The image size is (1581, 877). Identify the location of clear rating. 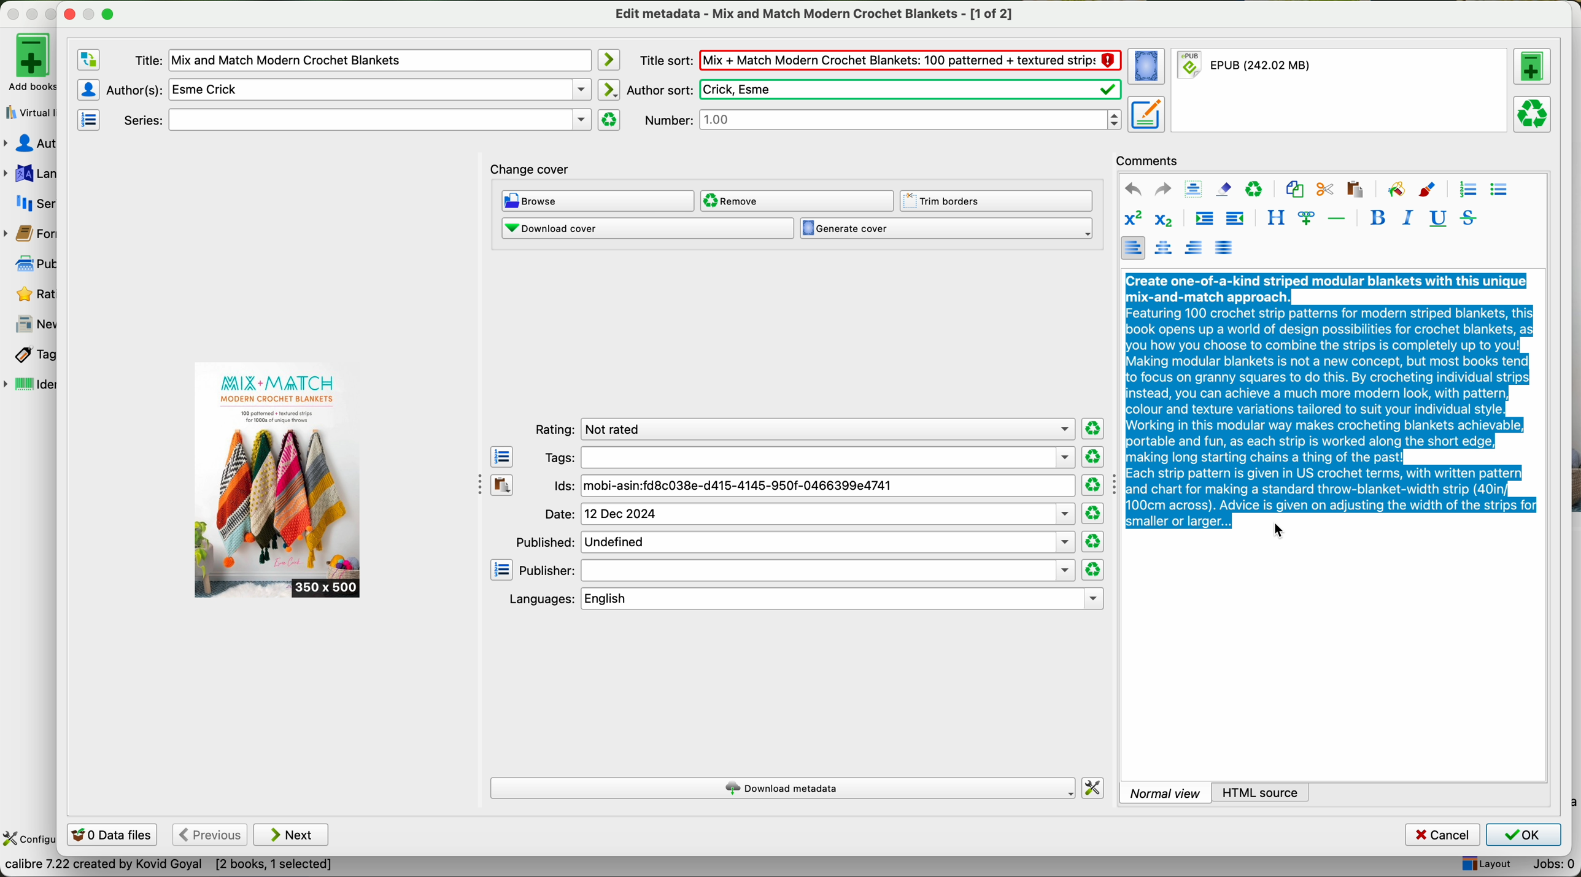
(1092, 485).